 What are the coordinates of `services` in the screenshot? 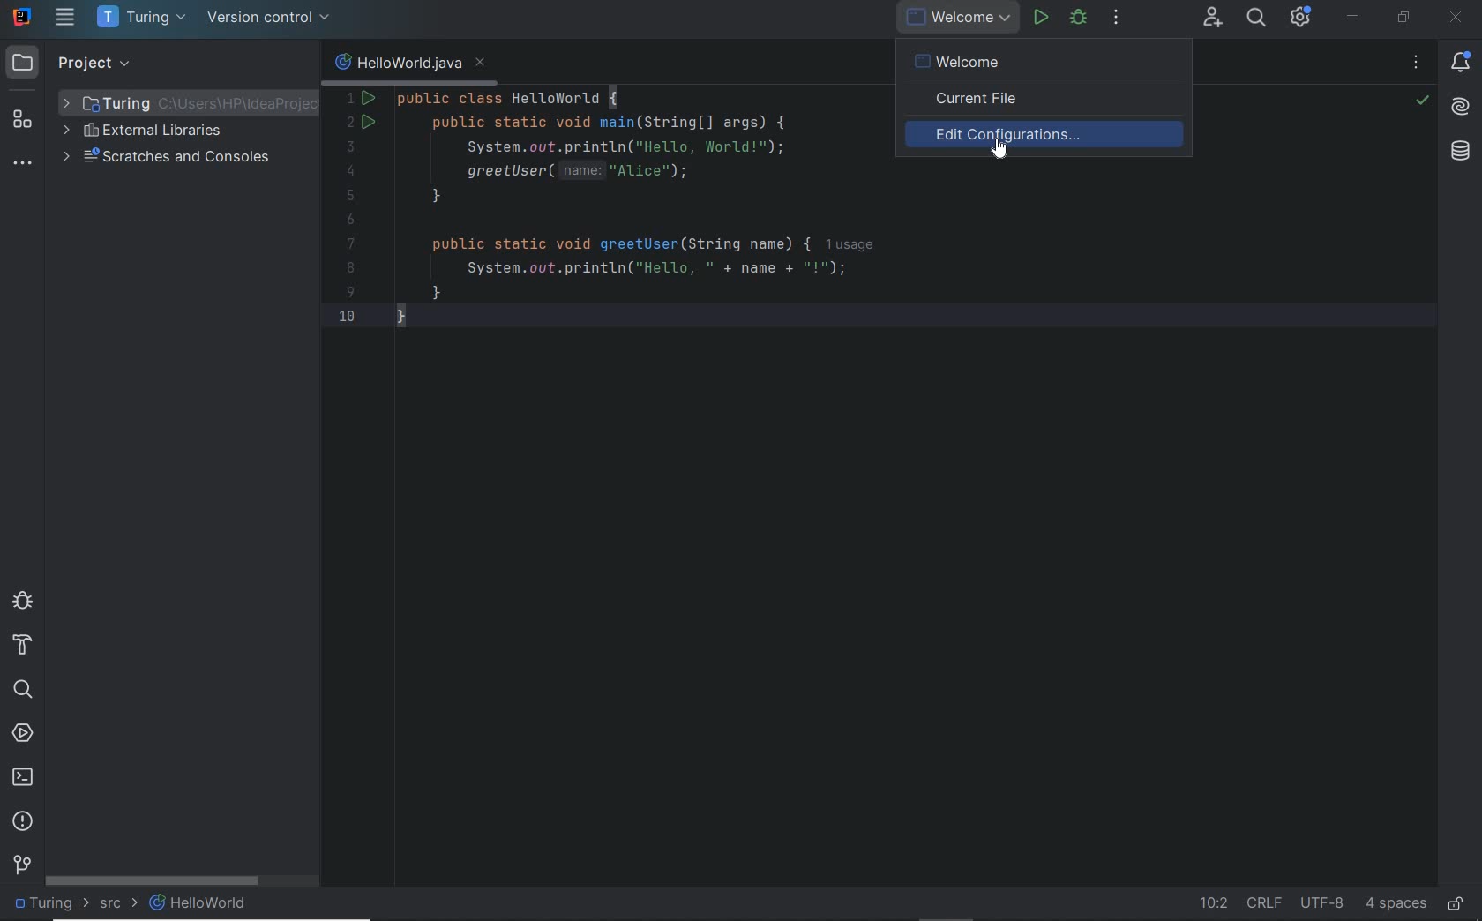 It's located at (23, 735).